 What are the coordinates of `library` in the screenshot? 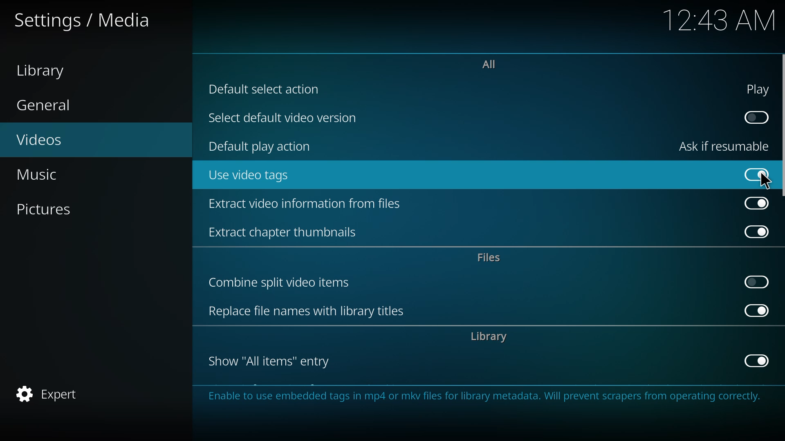 It's located at (491, 337).